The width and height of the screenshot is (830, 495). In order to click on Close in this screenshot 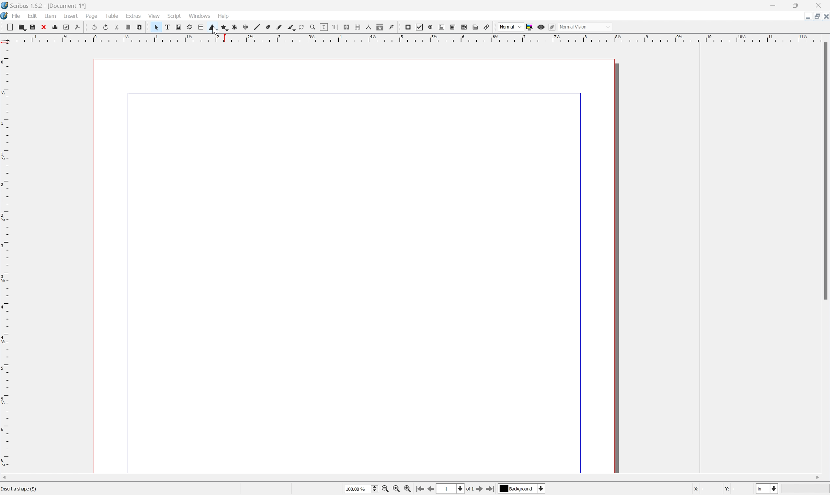, I will do `click(818, 6)`.